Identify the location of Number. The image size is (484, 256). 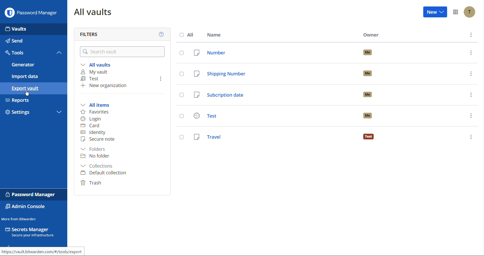
(272, 53).